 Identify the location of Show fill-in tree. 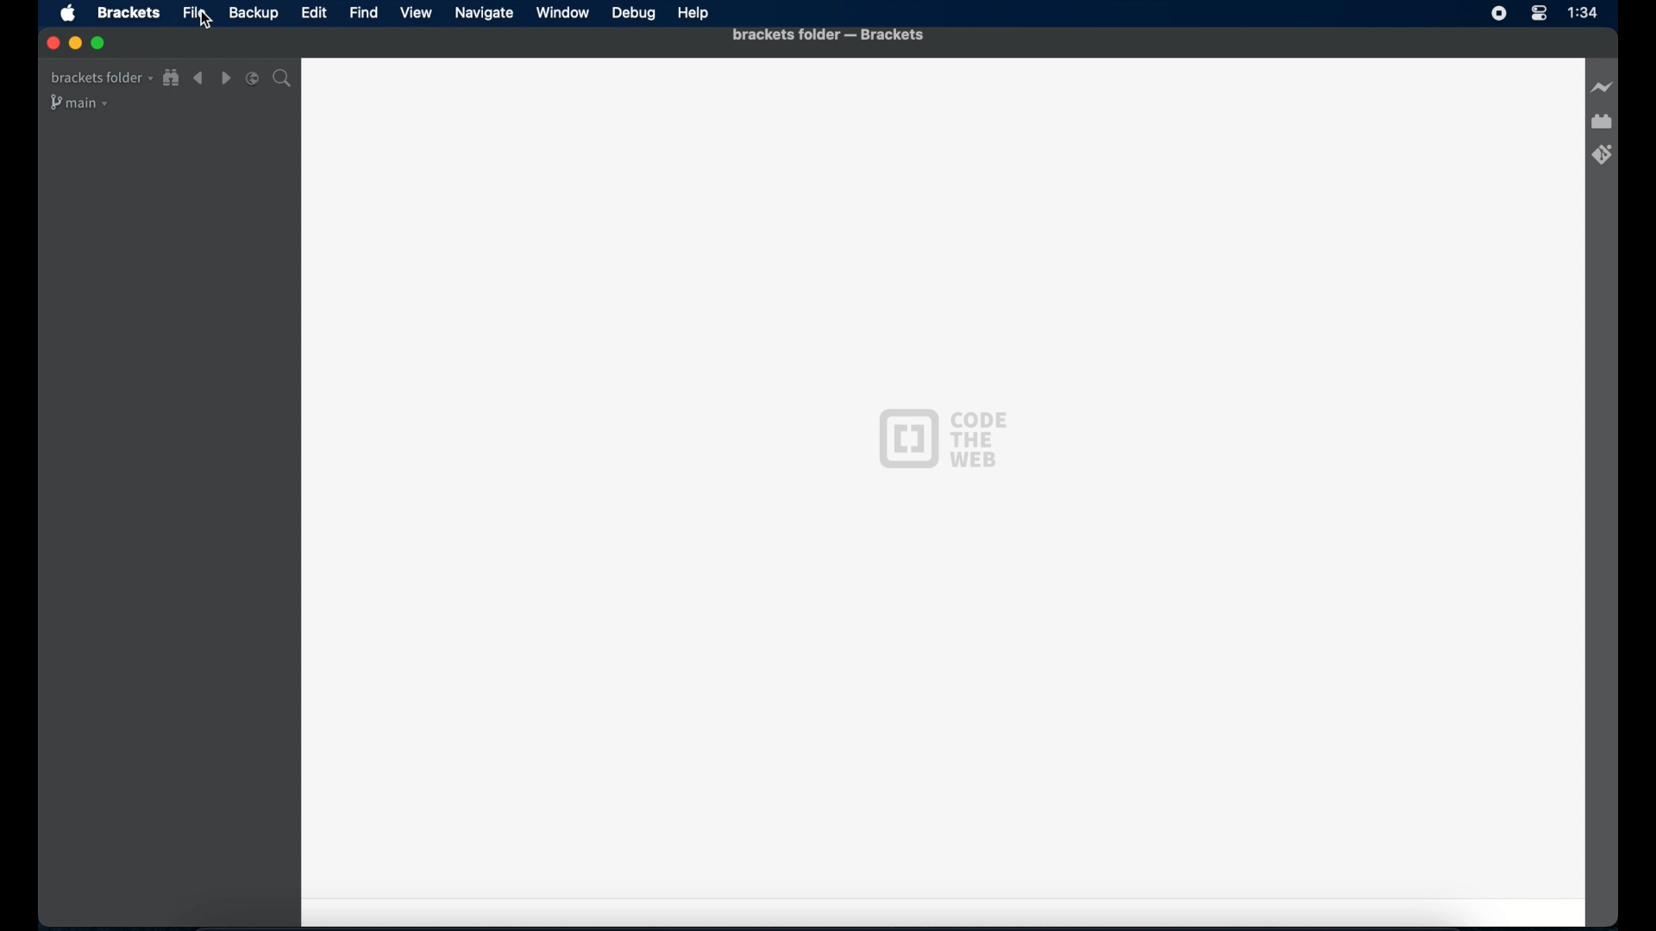
(172, 78).